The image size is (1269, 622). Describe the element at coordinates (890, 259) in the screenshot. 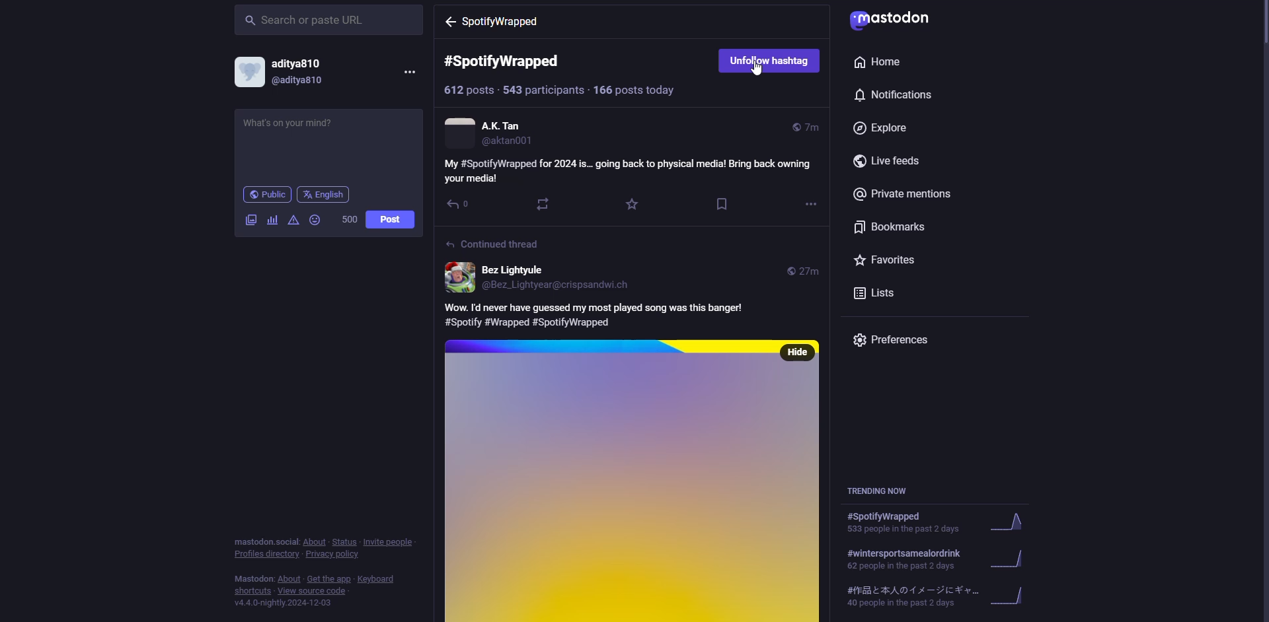

I see `favorites` at that location.